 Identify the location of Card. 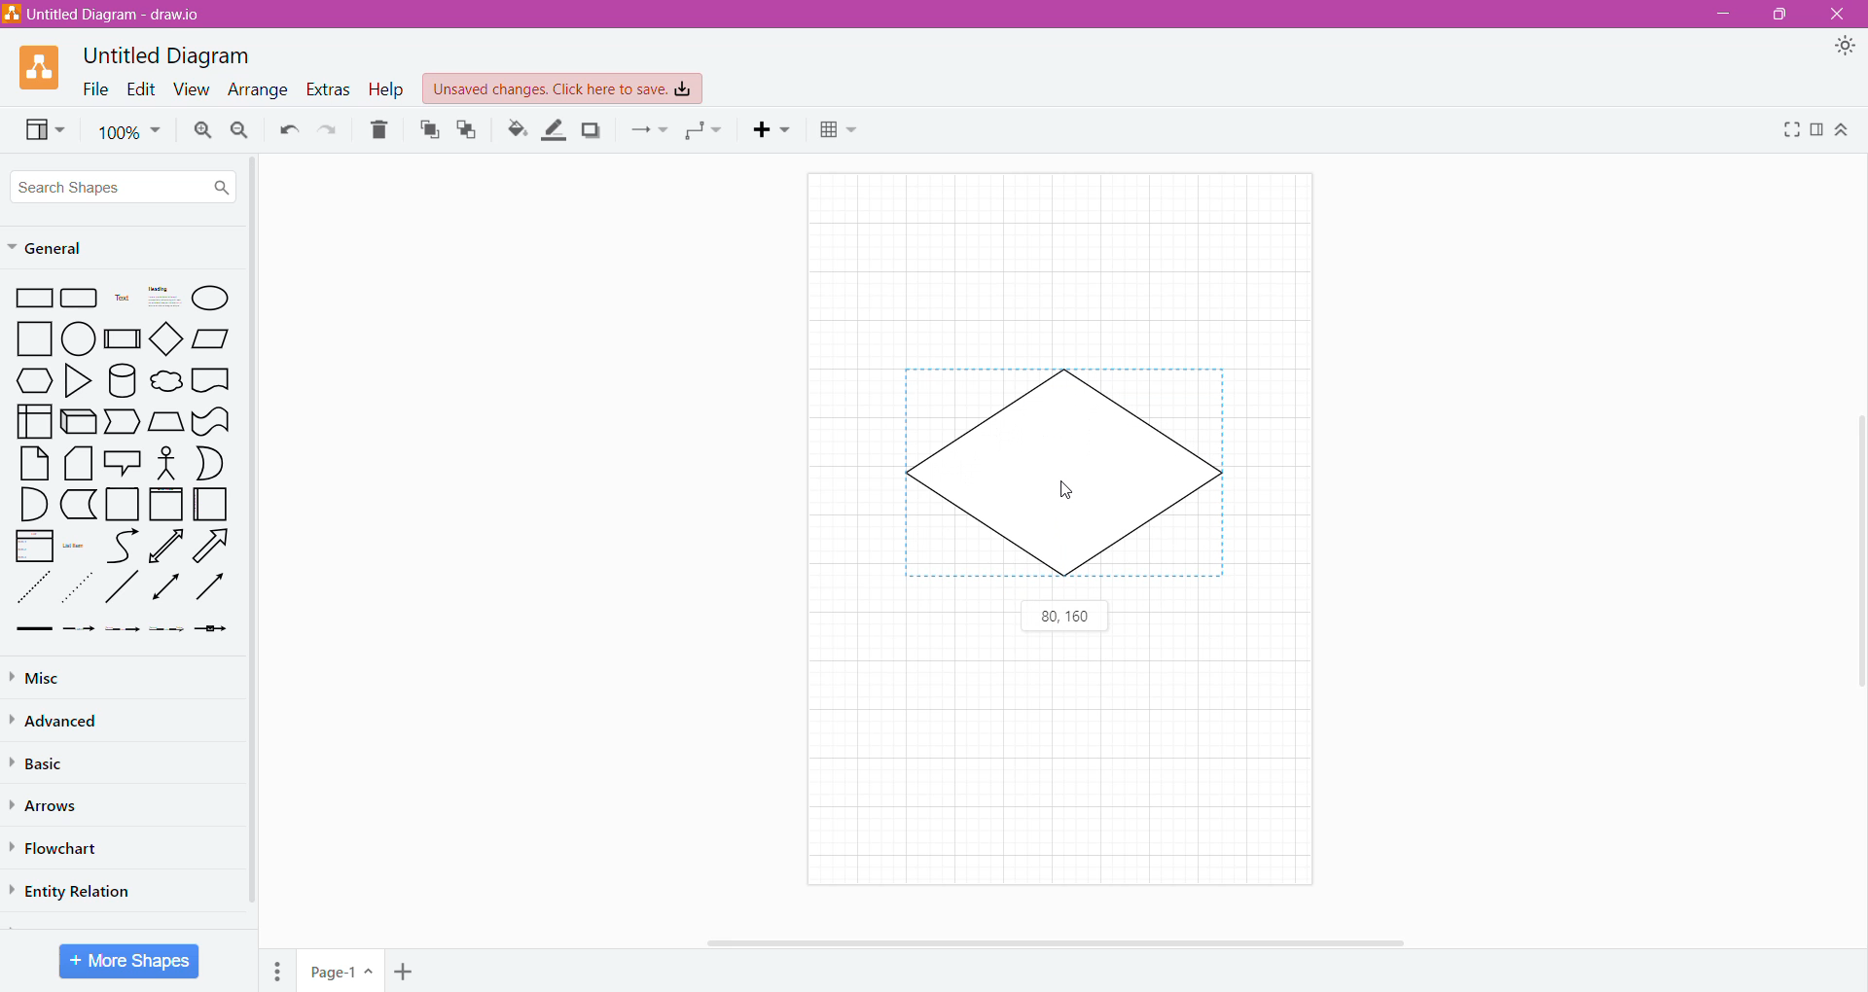
(76, 464).